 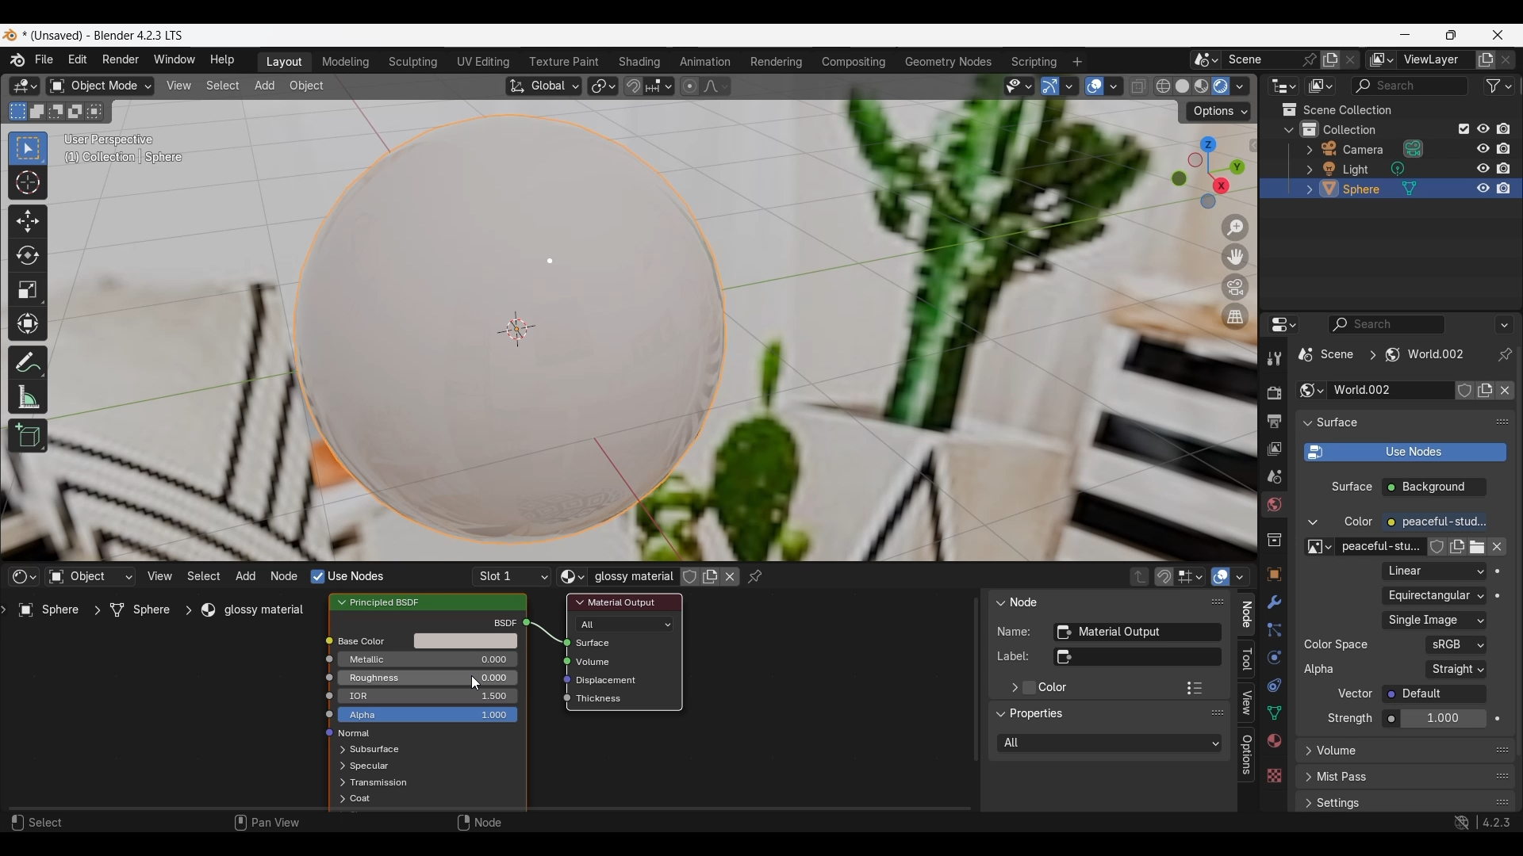 What do you see at coordinates (1078, 61) in the screenshot?
I see `Add workspace` at bounding box center [1078, 61].